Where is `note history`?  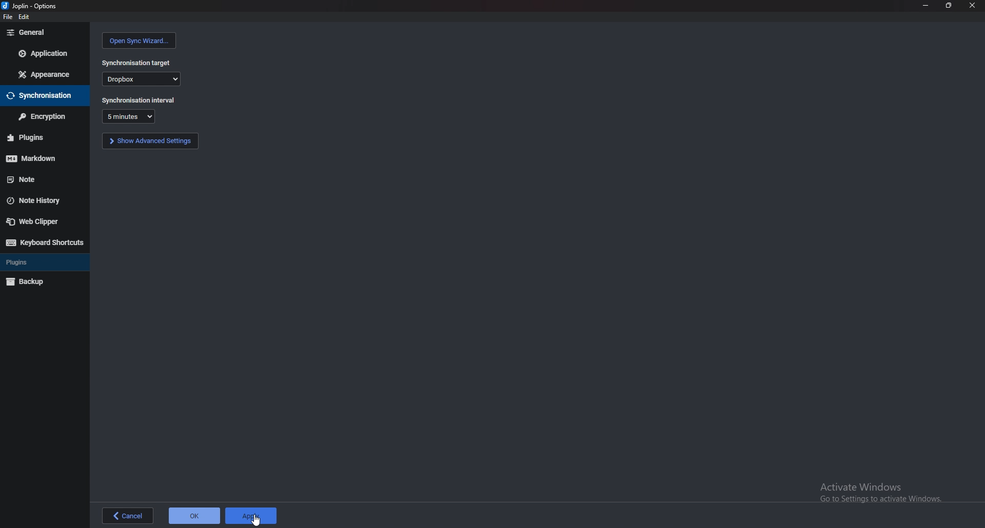
note history is located at coordinates (37, 201).